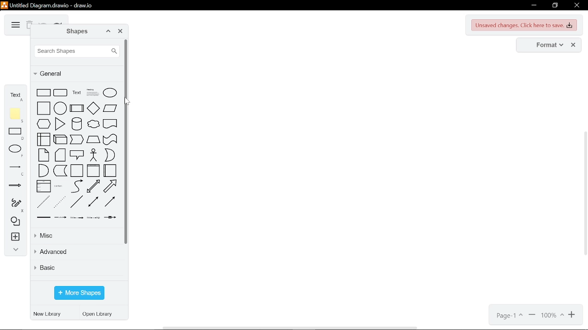 Image resolution: width=588 pixels, height=330 pixels. I want to click on close, so click(576, 6).